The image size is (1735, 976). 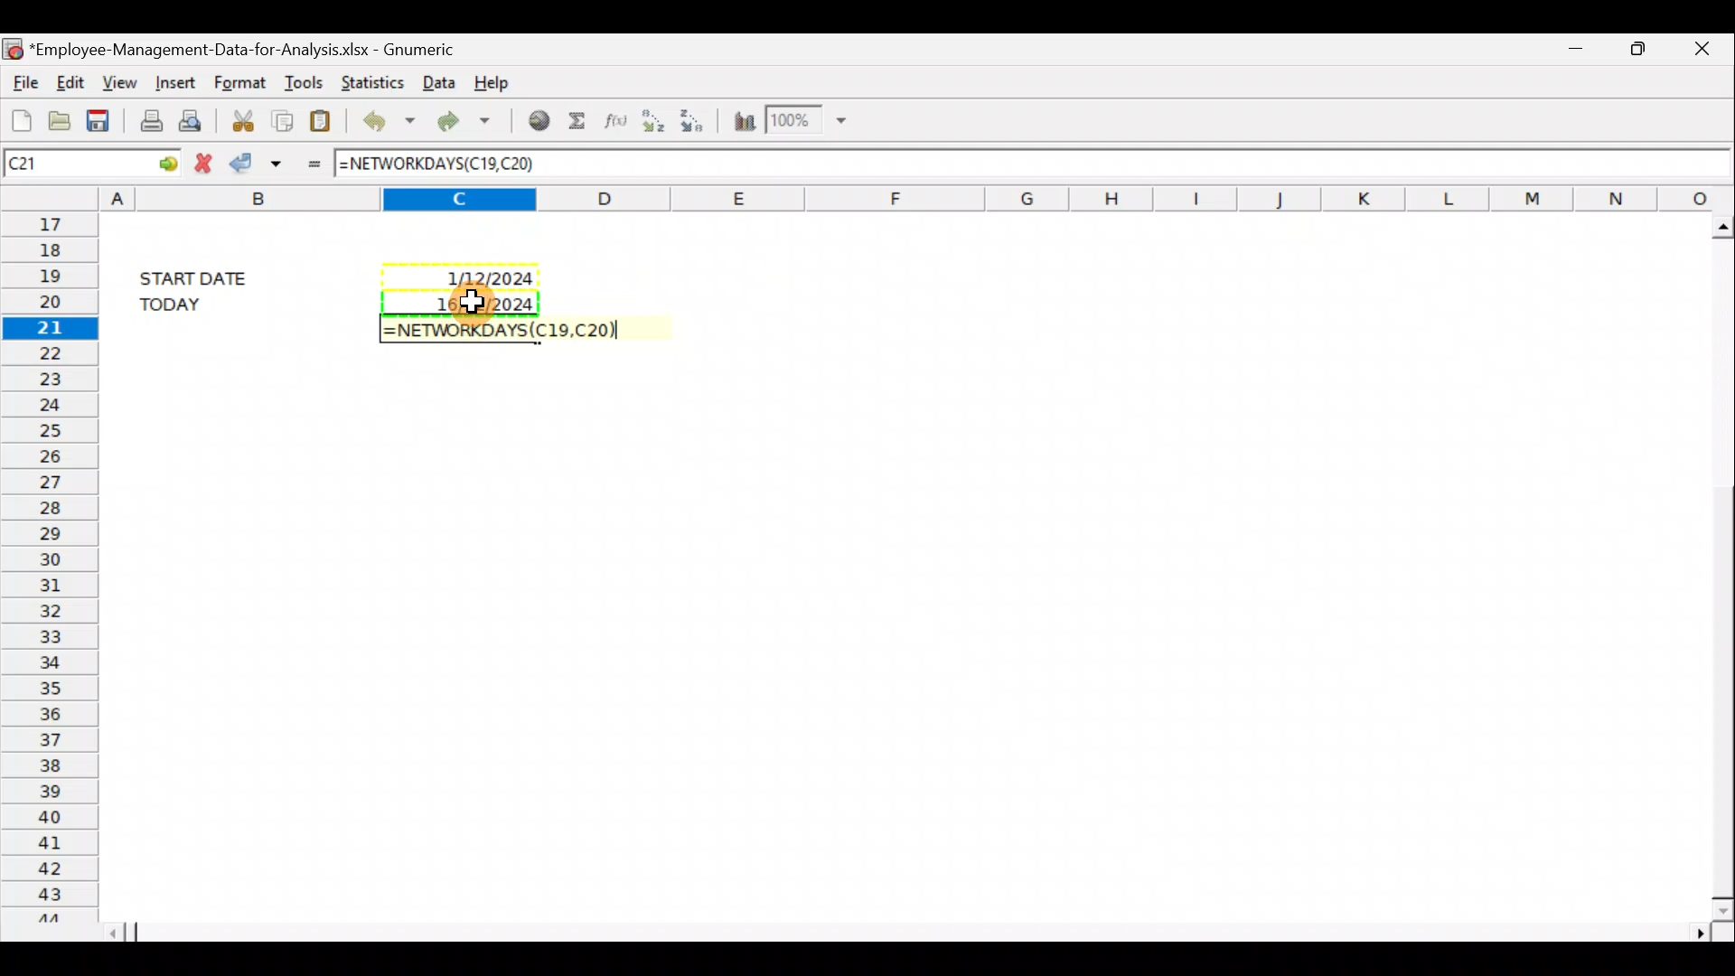 What do you see at coordinates (810, 121) in the screenshot?
I see `Zoom` at bounding box center [810, 121].